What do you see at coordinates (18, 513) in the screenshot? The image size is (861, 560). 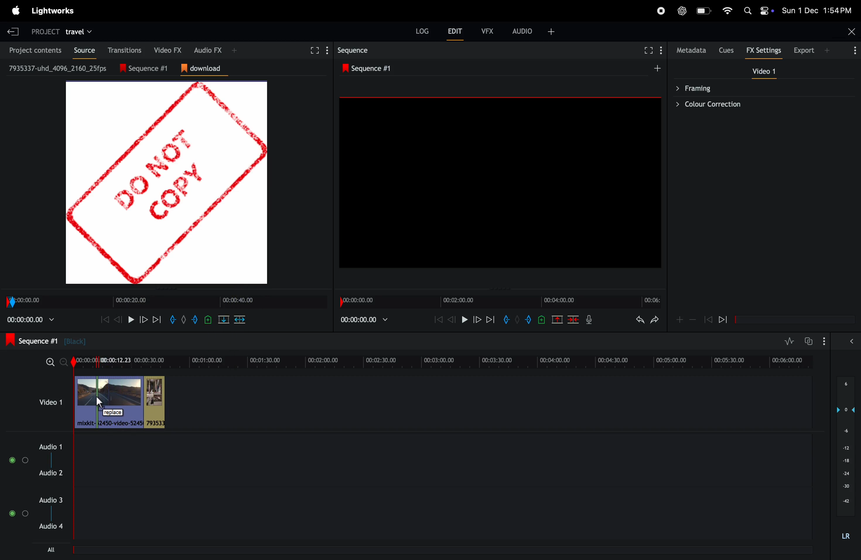 I see `options` at bounding box center [18, 513].